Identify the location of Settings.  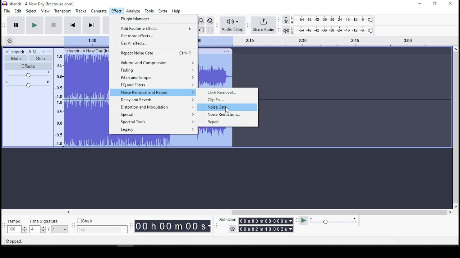
(9, 41).